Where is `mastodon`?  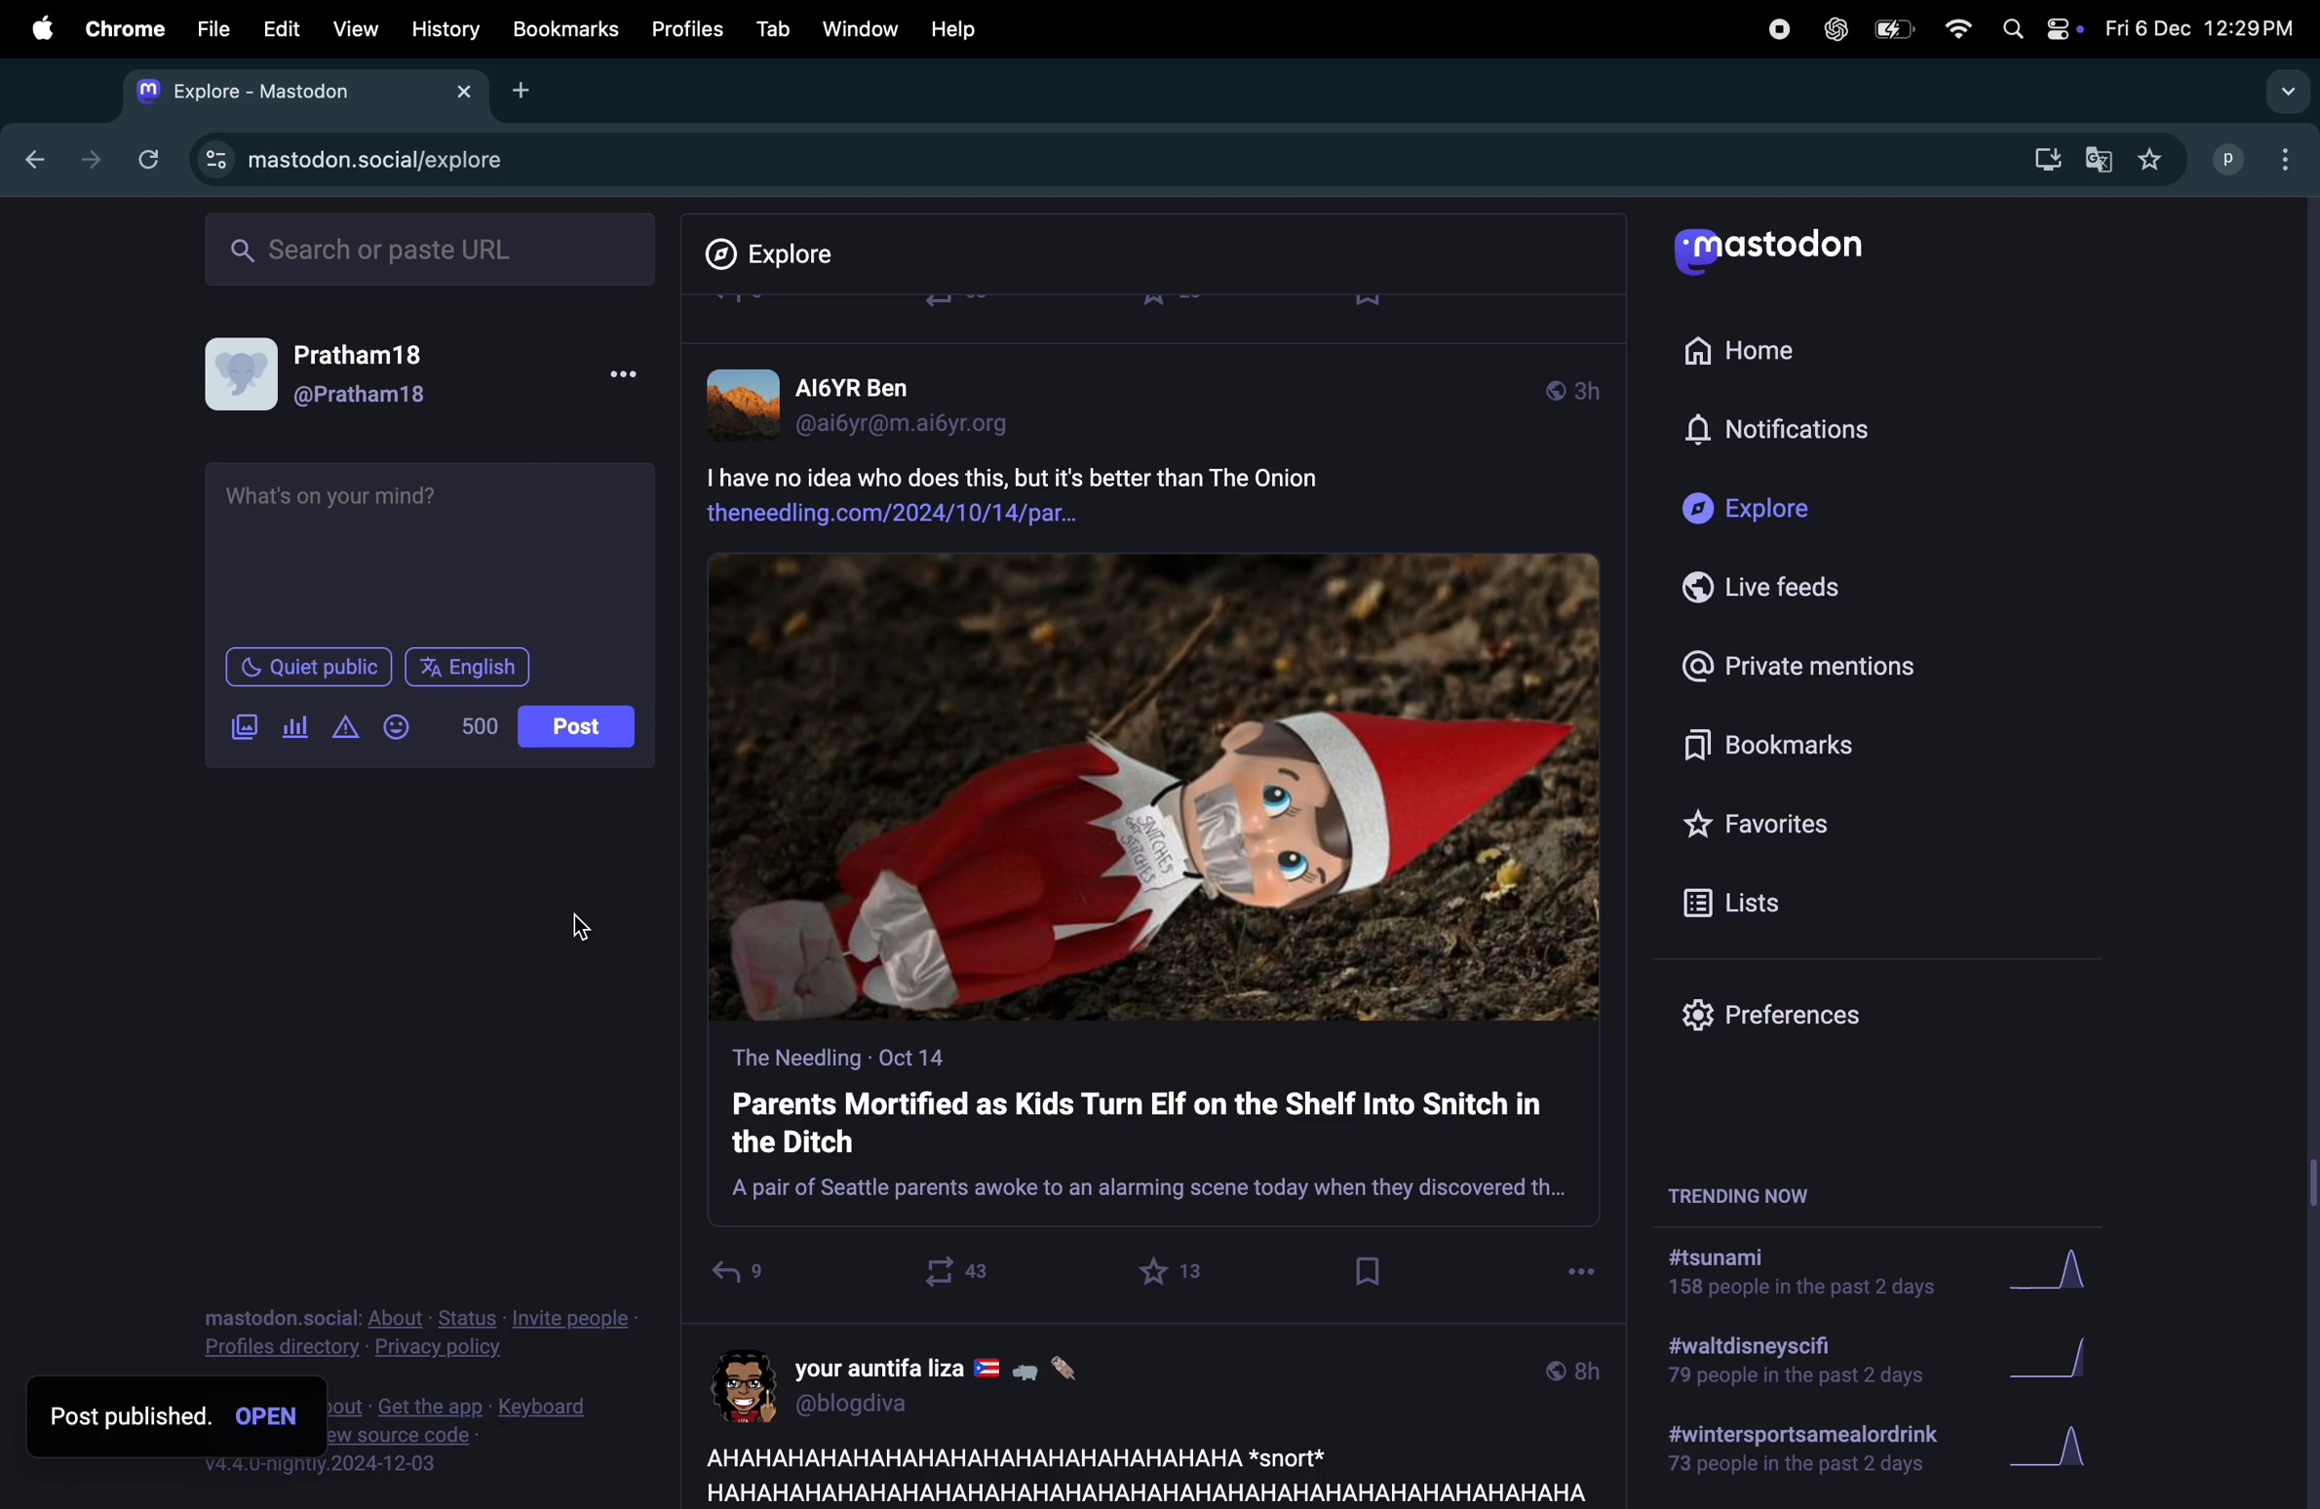
mastodon is located at coordinates (1778, 254).